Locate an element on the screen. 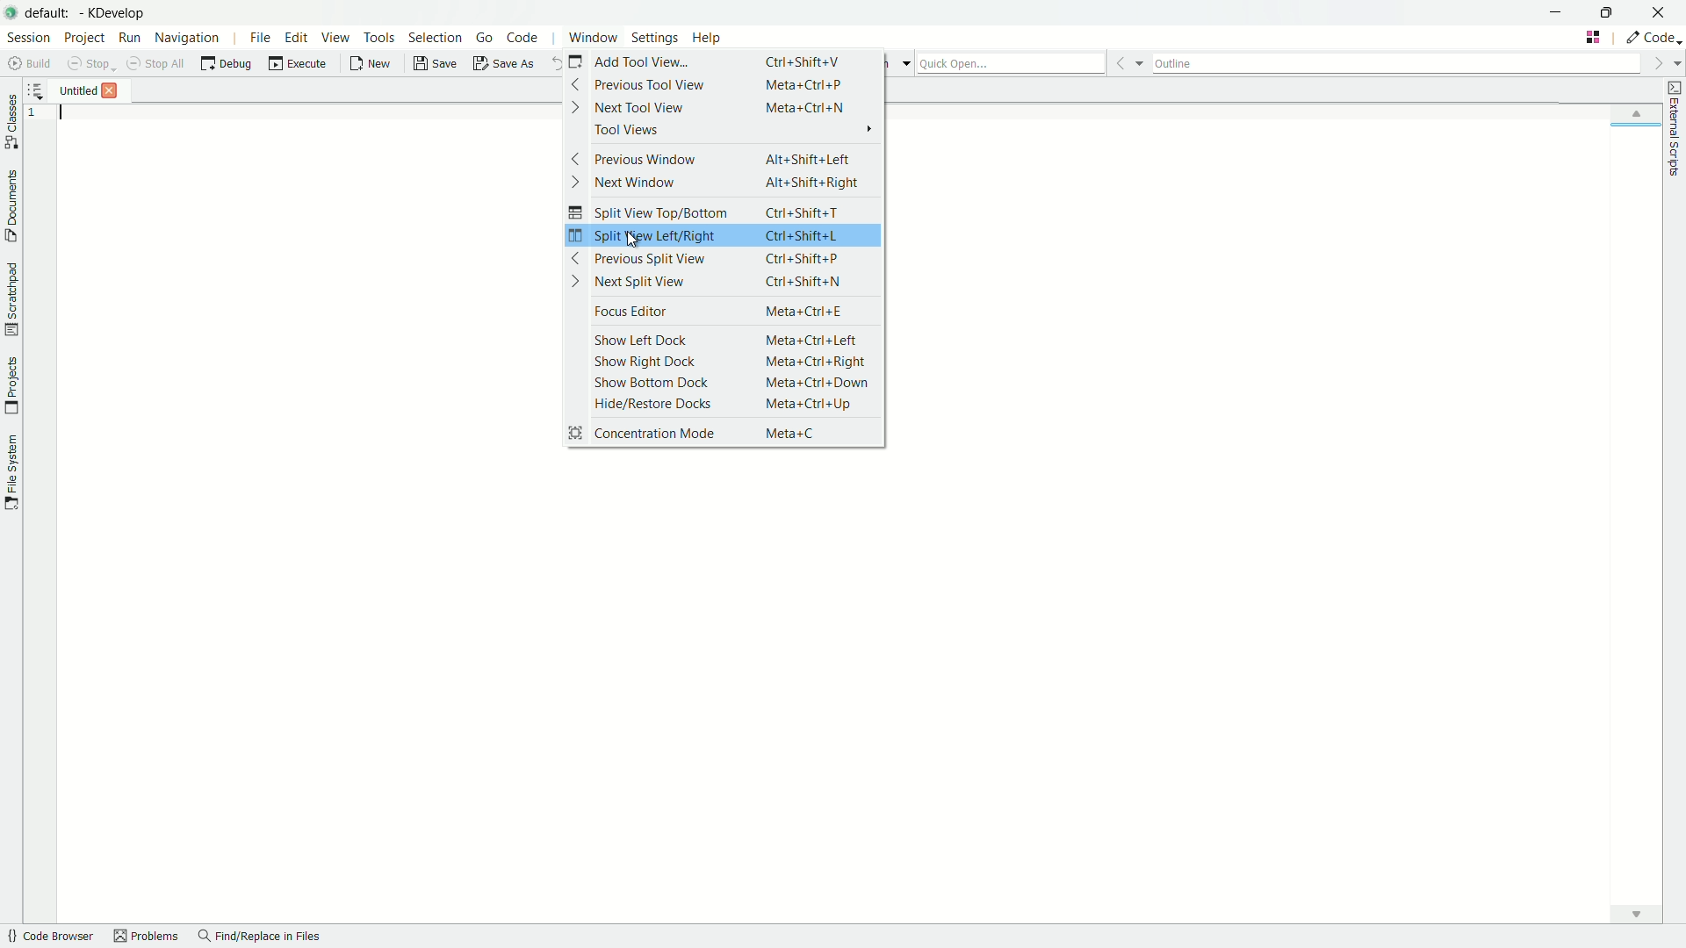 This screenshot has height=948, width=1686. app name is located at coordinates (116, 13).